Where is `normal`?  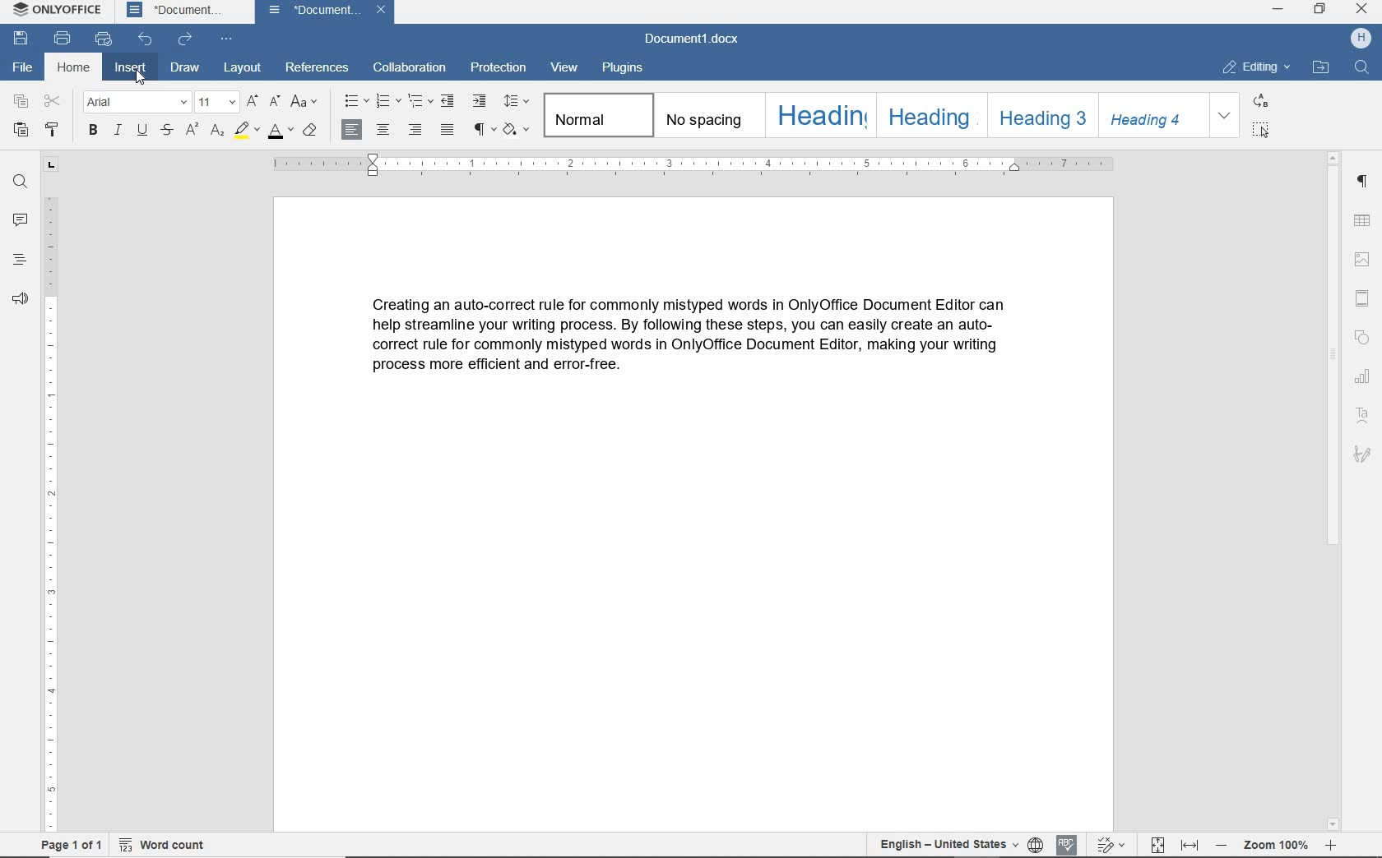
normal is located at coordinates (596, 114).